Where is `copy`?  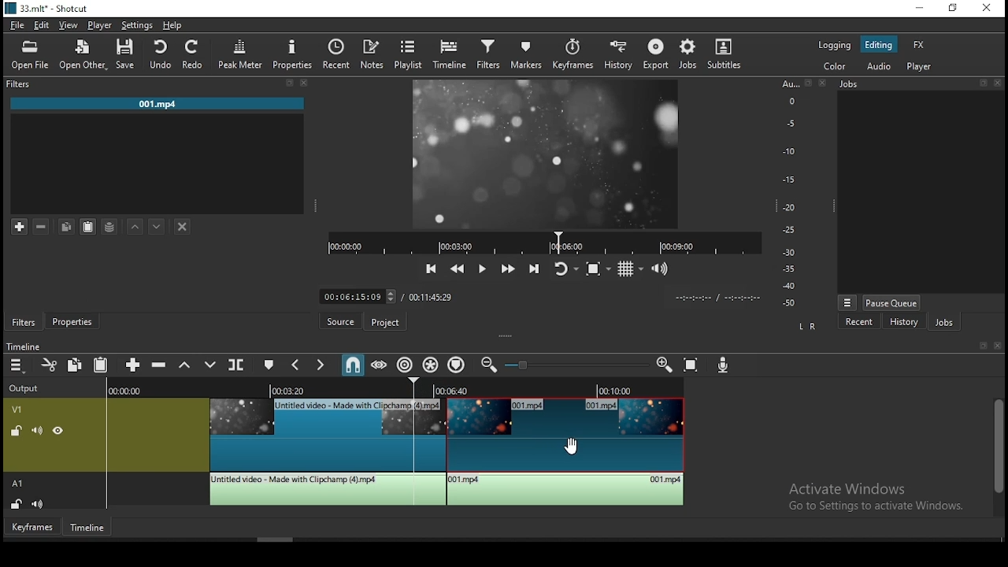 copy is located at coordinates (78, 365).